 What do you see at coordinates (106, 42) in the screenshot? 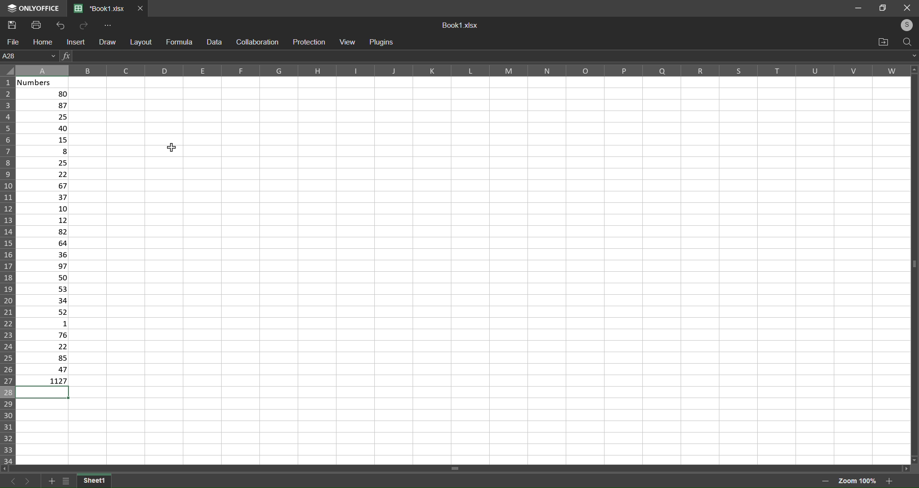
I see `draw` at bounding box center [106, 42].